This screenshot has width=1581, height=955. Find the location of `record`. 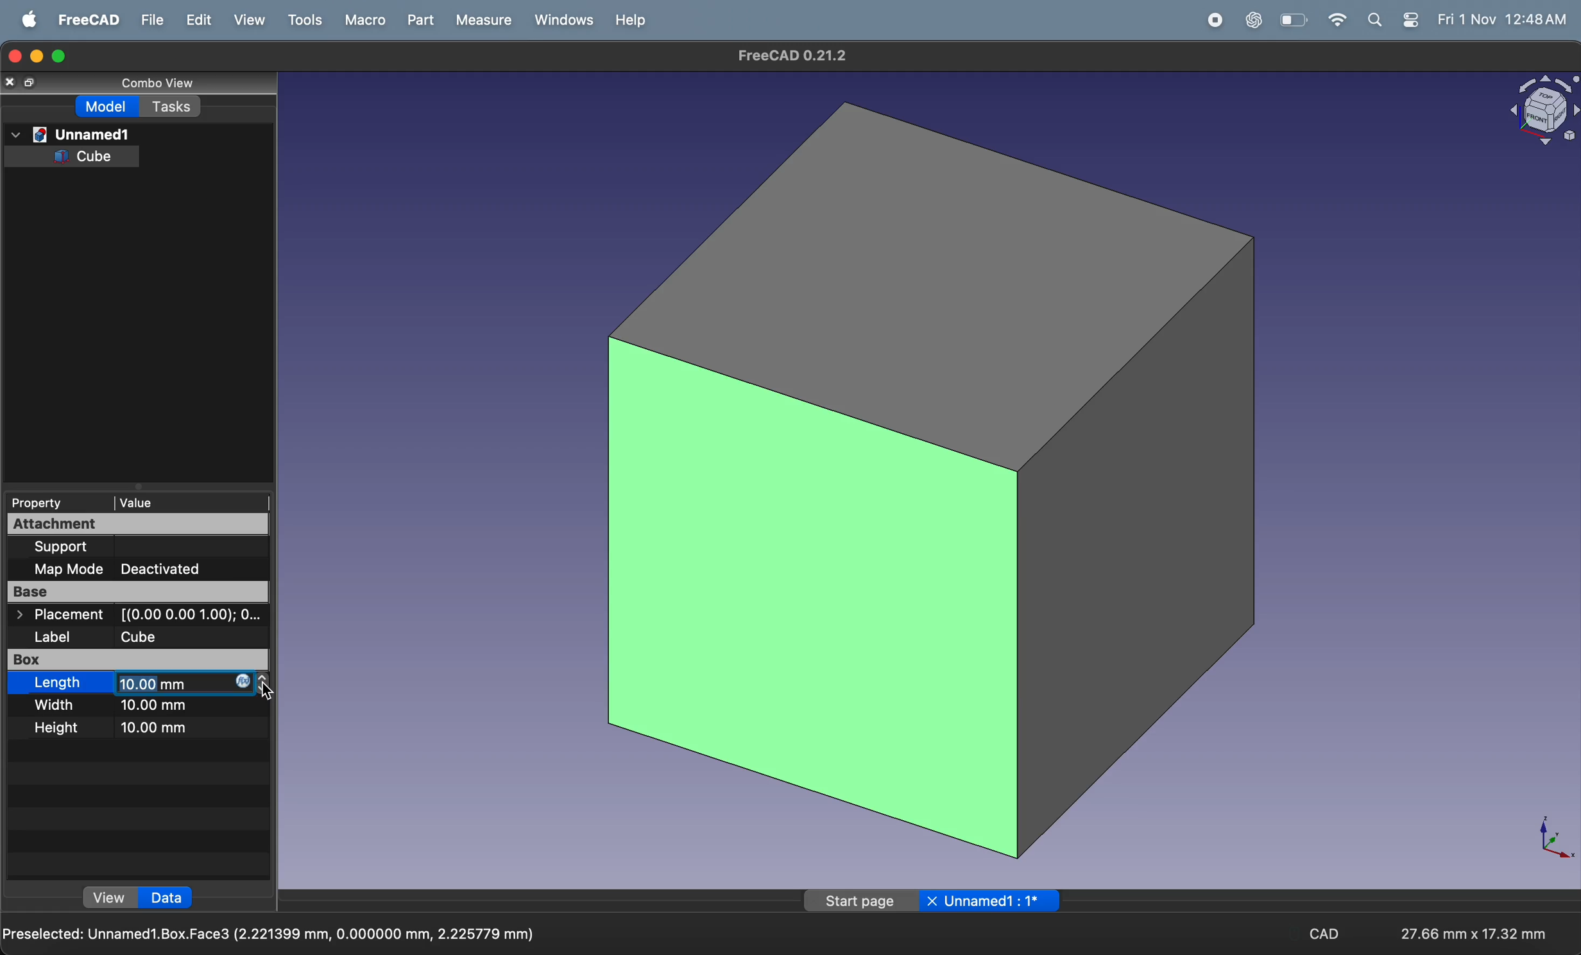

record is located at coordinates (1209, 19).